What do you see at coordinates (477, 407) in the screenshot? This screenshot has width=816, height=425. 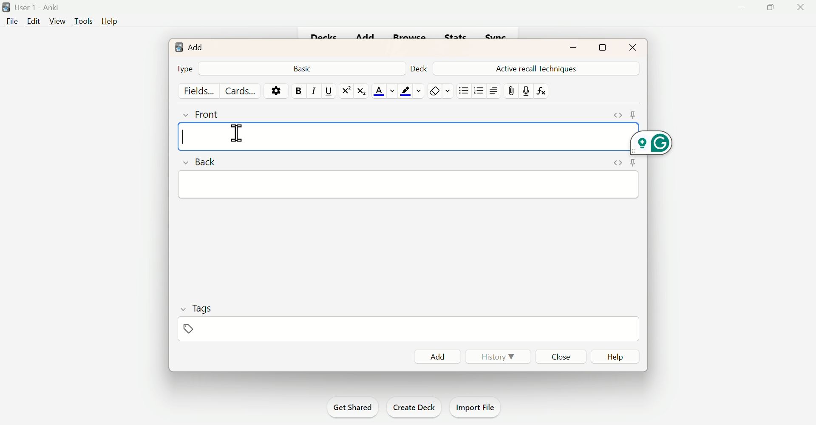 I see `Import File` at bounding box center [477, 407].